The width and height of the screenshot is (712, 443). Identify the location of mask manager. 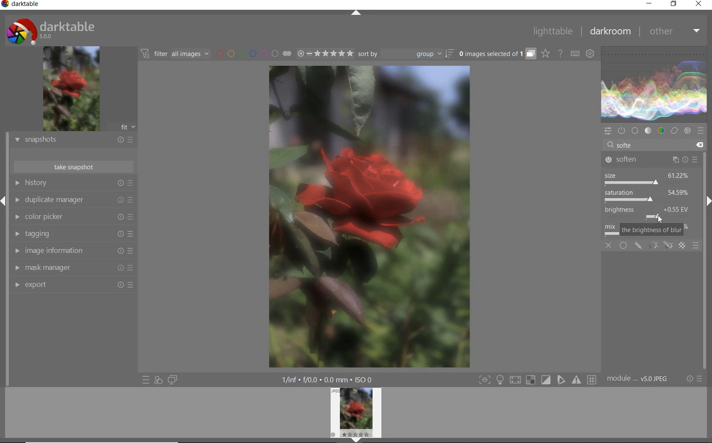
(72, 268).